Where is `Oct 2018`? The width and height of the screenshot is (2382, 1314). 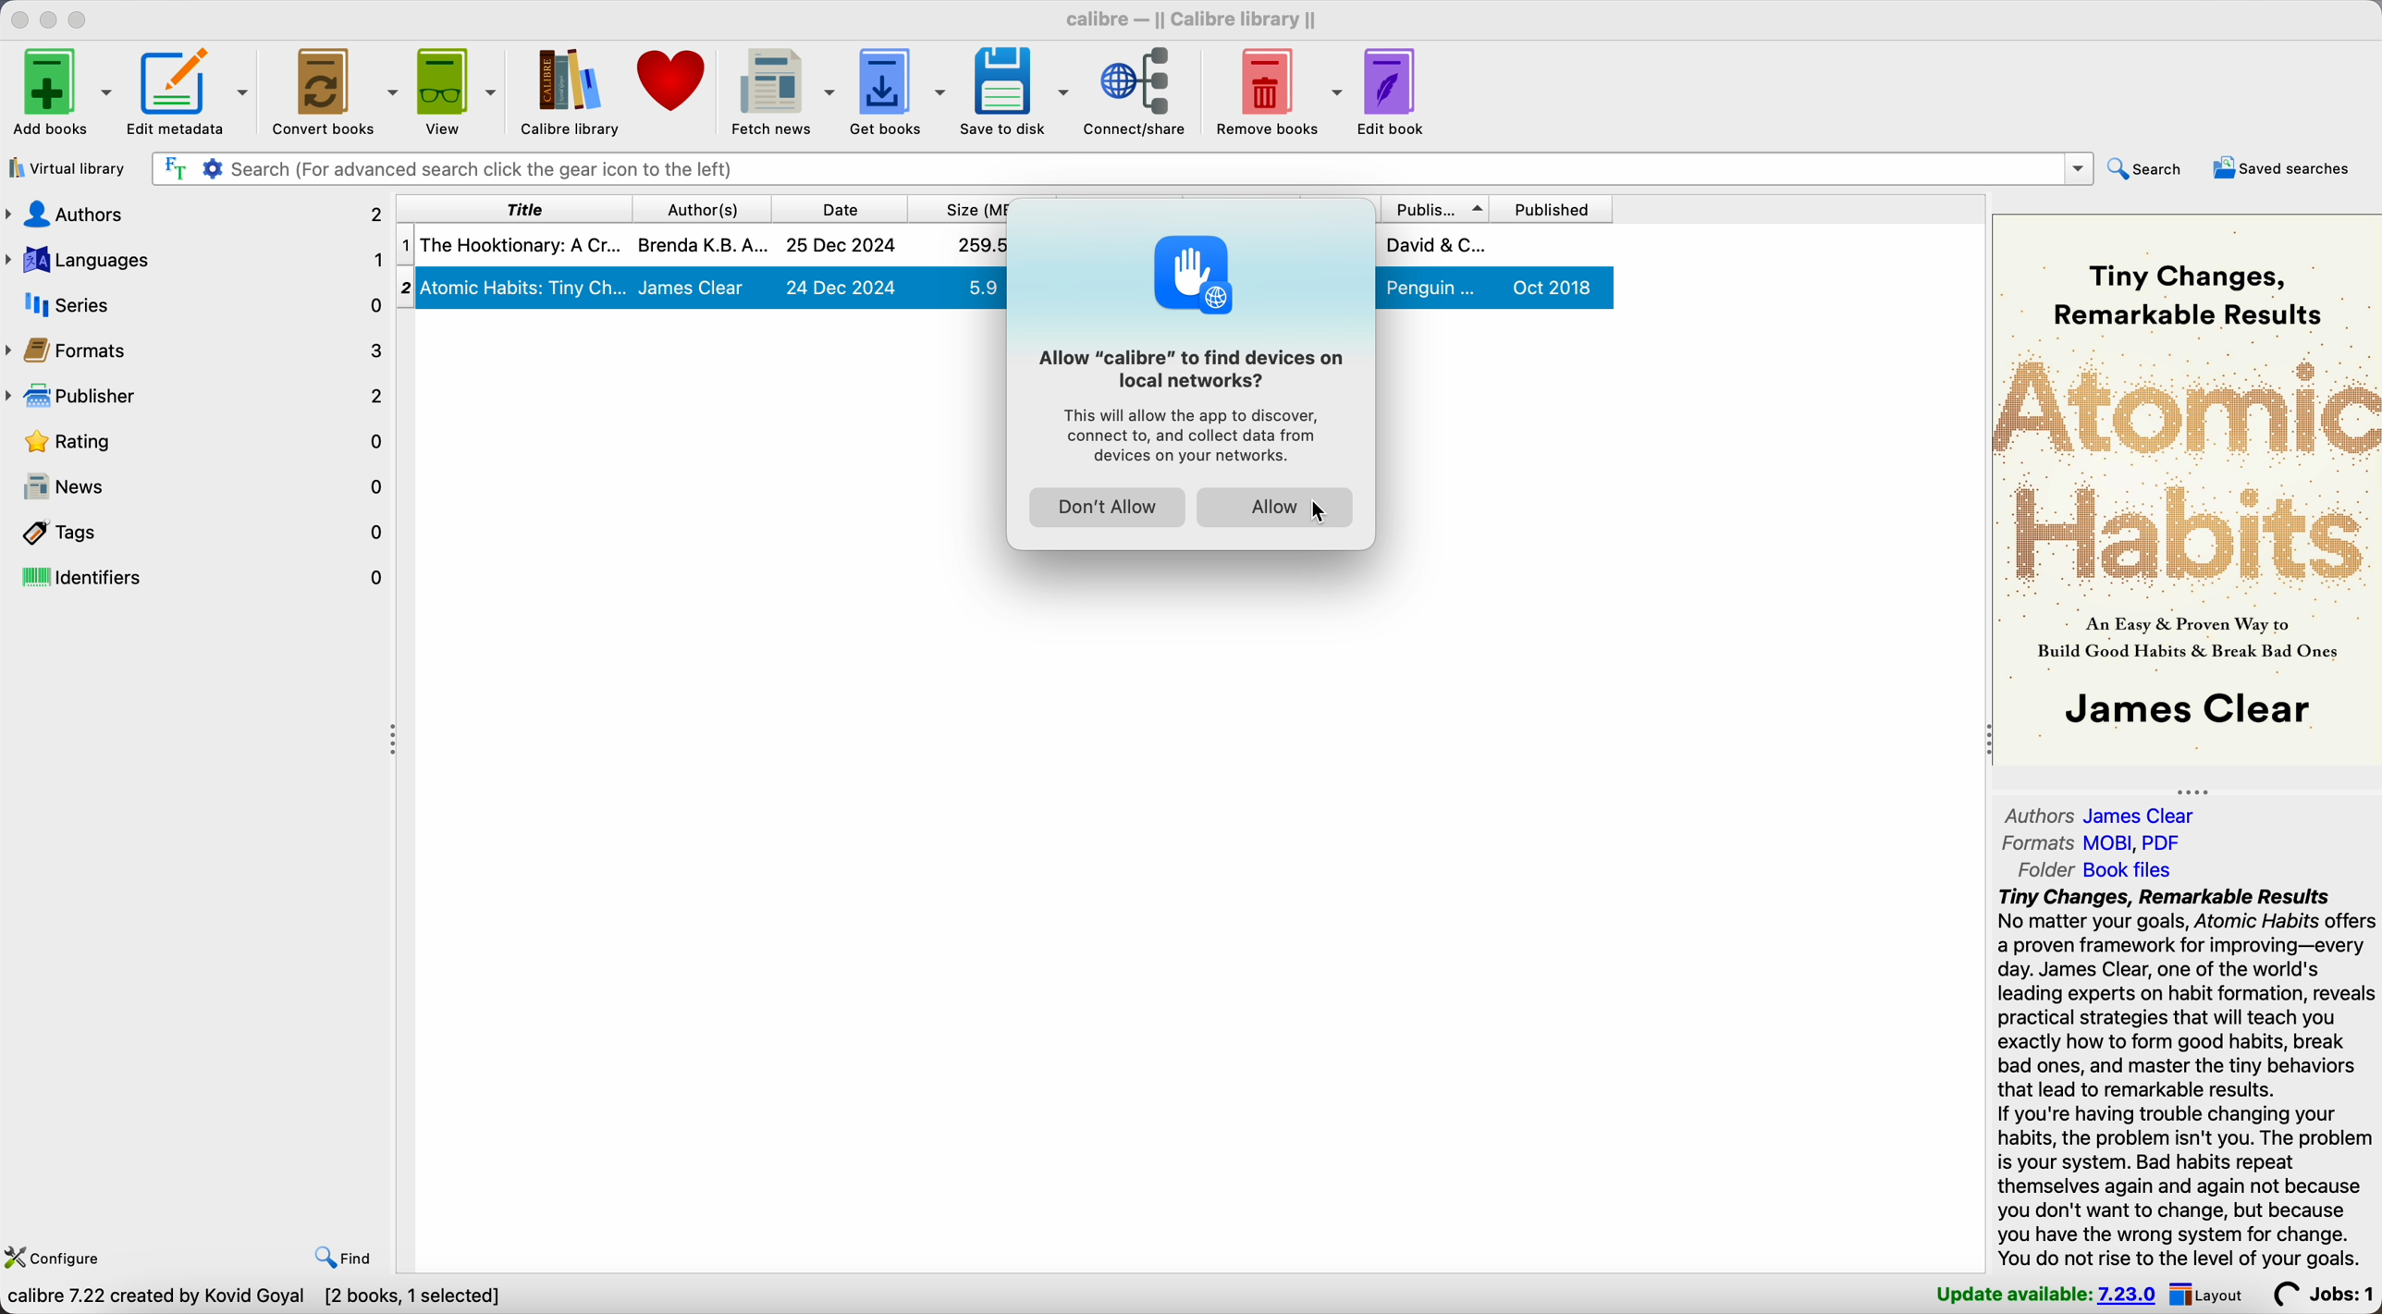 Oct 2018 is located at coordinates (1553, 285).